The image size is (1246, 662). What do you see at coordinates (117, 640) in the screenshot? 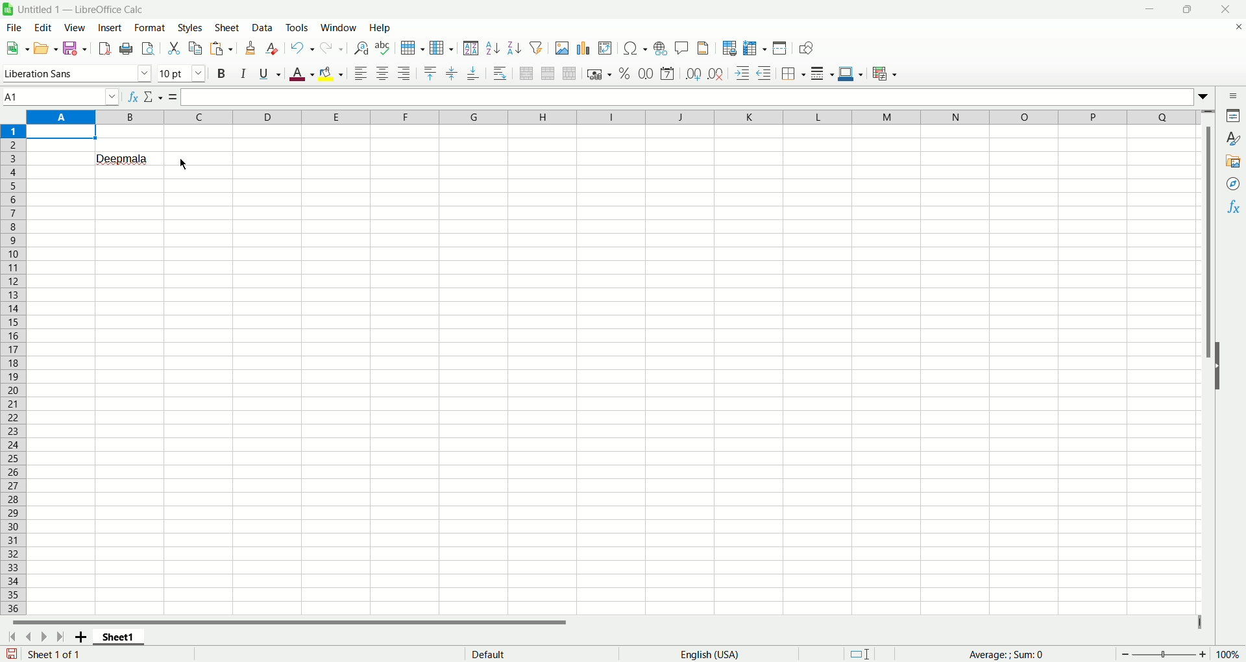
I see `sheet name` at bounding box center [117, 640].